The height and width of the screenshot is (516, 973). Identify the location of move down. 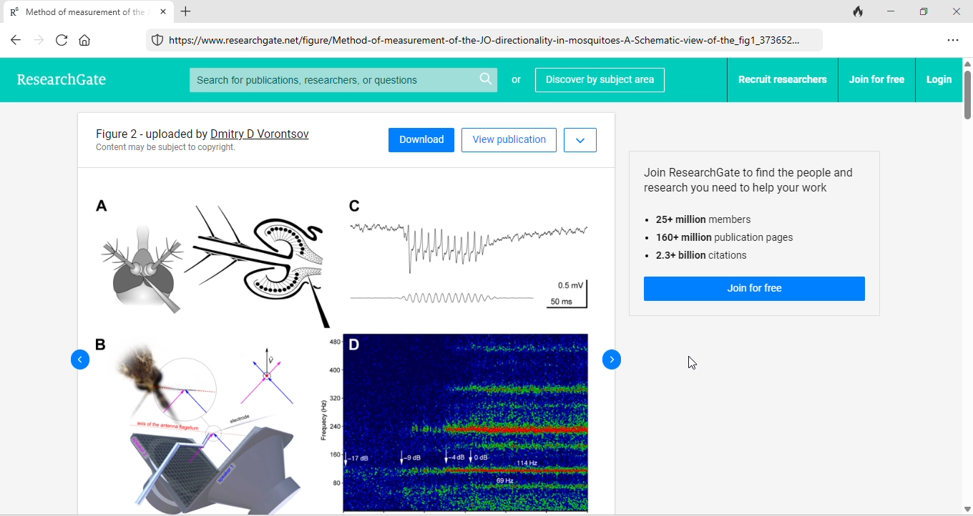
(967, 508).